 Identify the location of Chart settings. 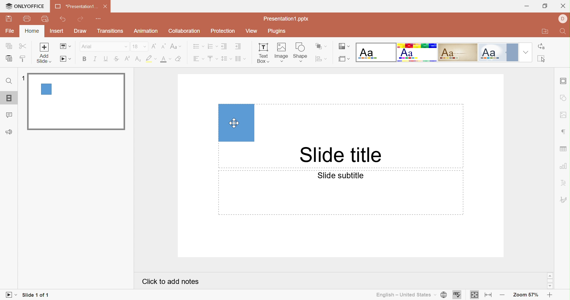
(563, 166).